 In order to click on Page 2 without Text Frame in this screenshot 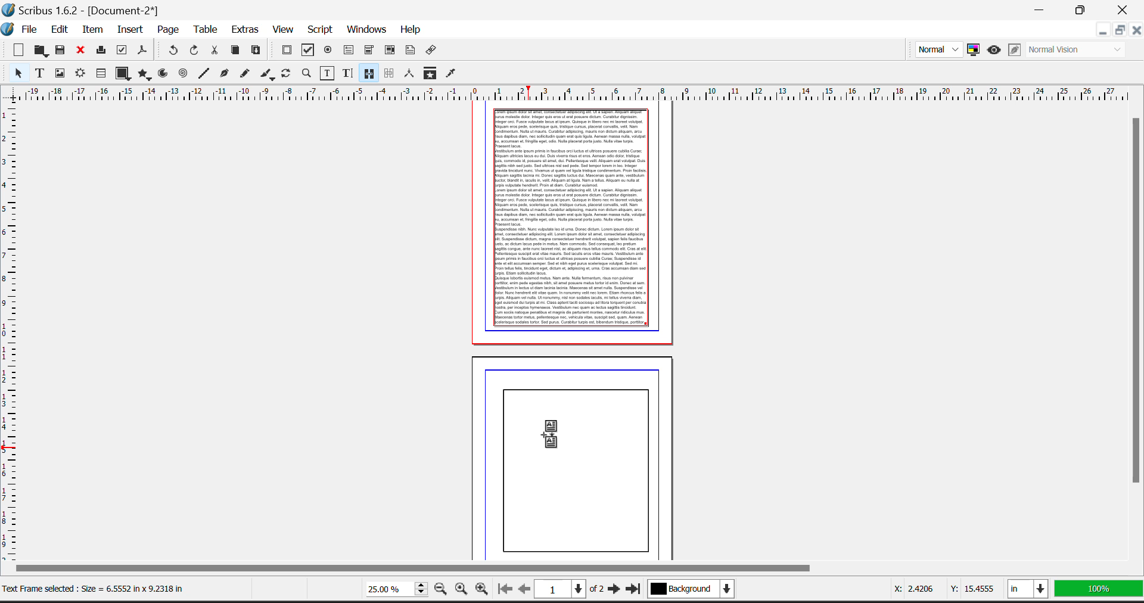, I will do `click(576, 455)`.